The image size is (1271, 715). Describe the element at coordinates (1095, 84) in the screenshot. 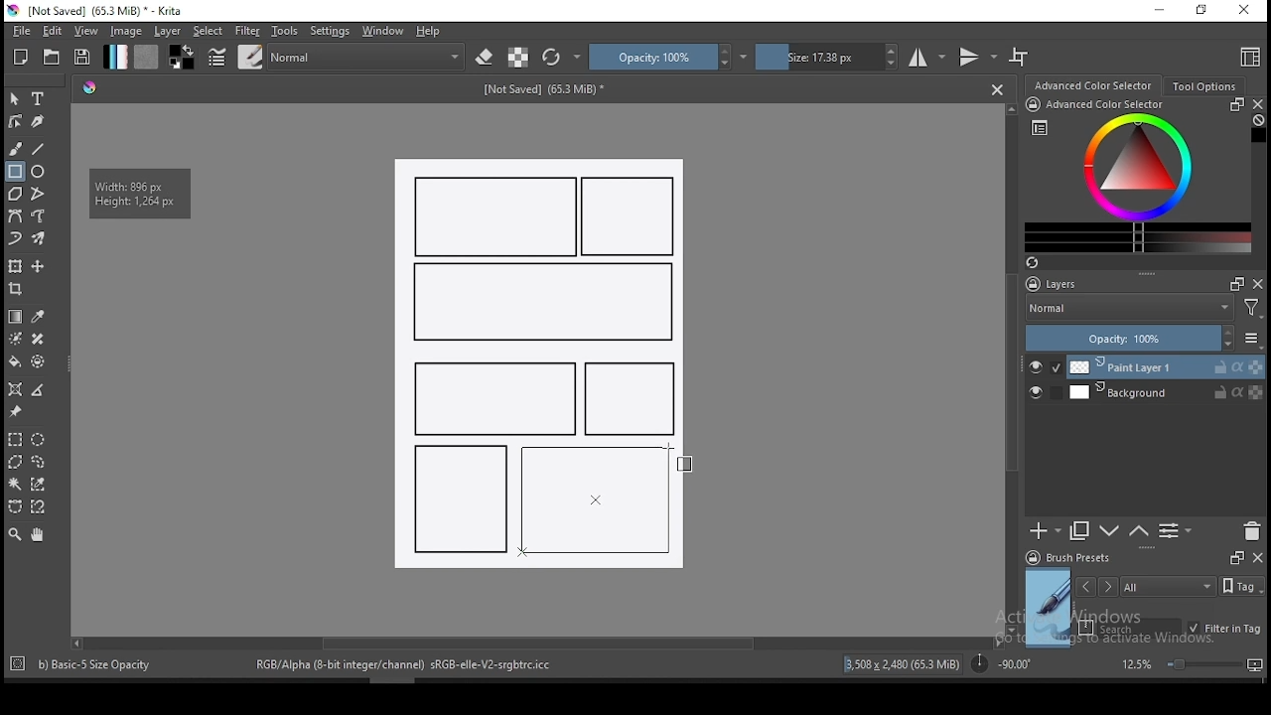

I see `advance color selector` at that location.